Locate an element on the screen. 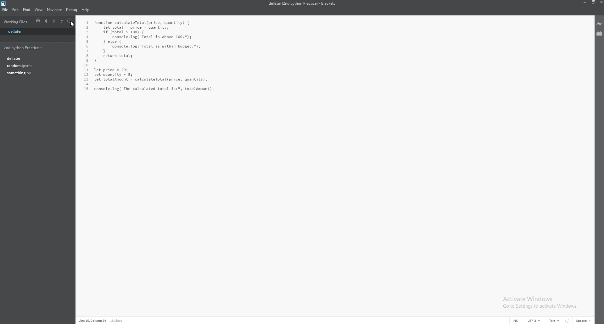 This screenshot has height=324, width=604. 8 is located at coordinates (87, 56).